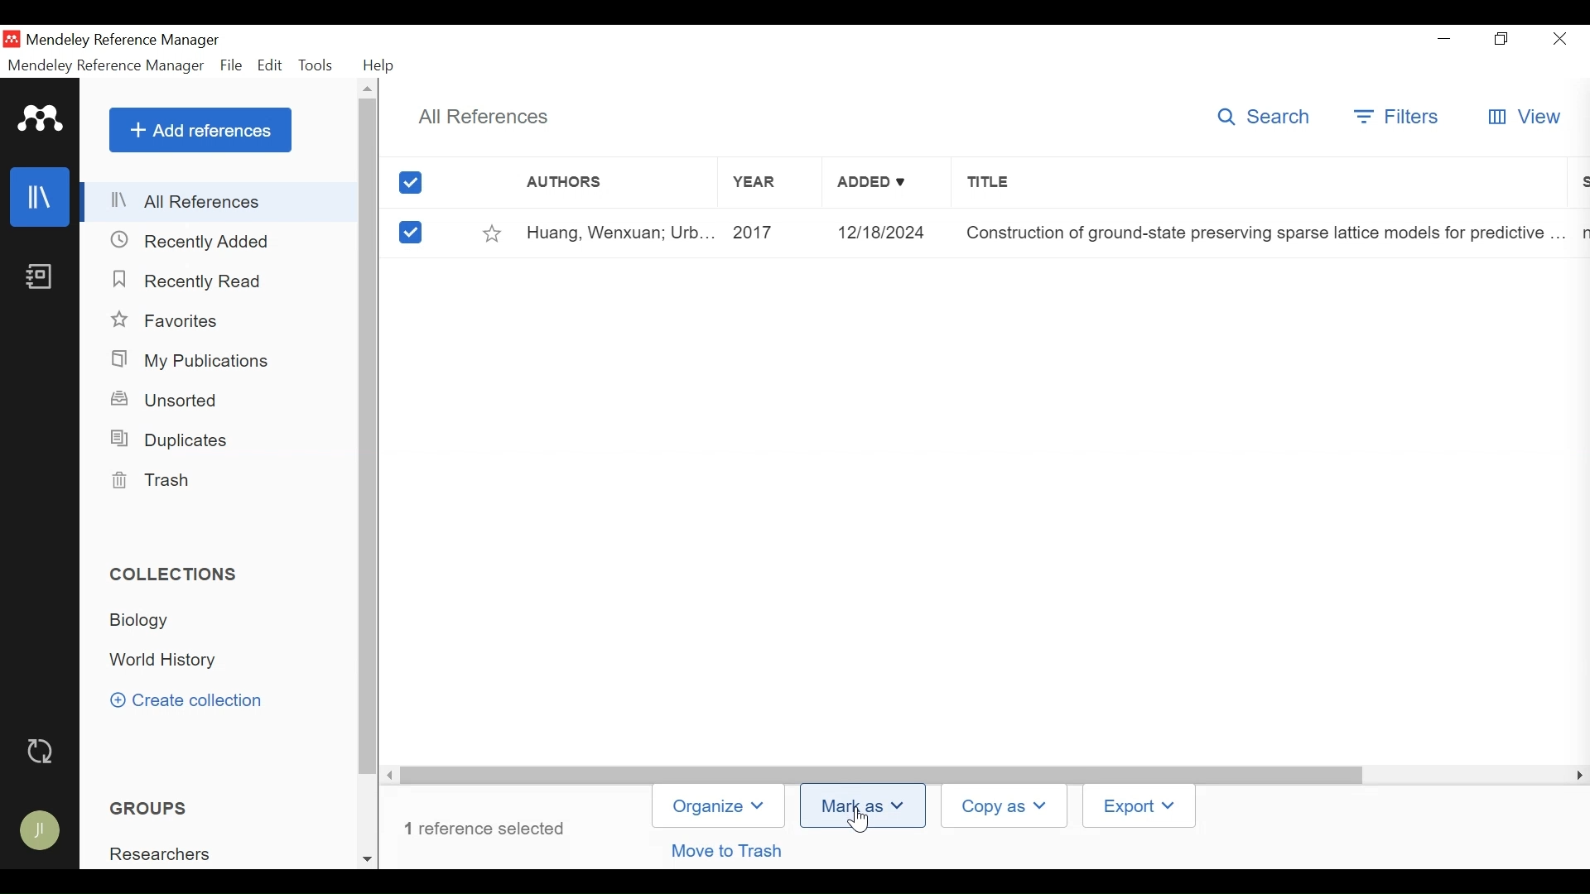  Describe the element at coordinates (1265, 233) in the screenshot. I see `Title` at that location.